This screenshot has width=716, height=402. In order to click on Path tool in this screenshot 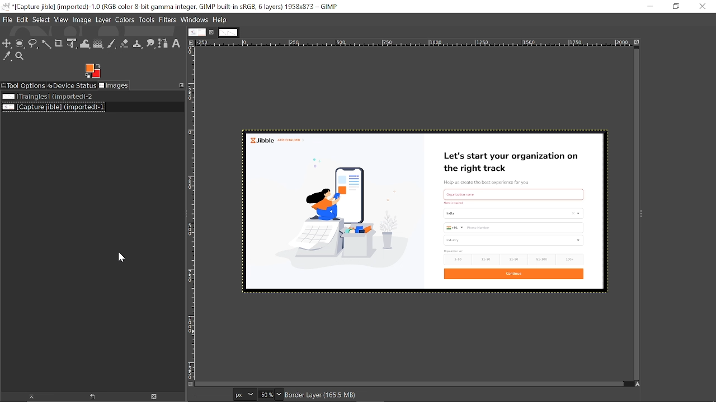, I will do `click(163, 43)`.